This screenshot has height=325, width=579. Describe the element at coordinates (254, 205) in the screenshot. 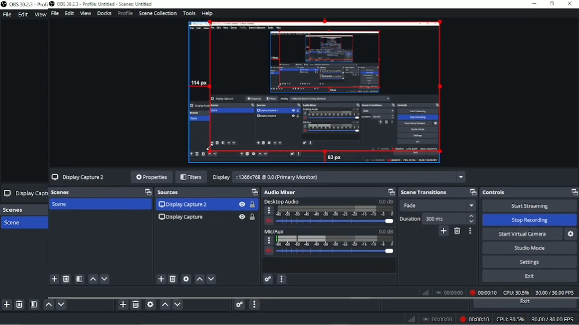

I see `Lock` at that location.